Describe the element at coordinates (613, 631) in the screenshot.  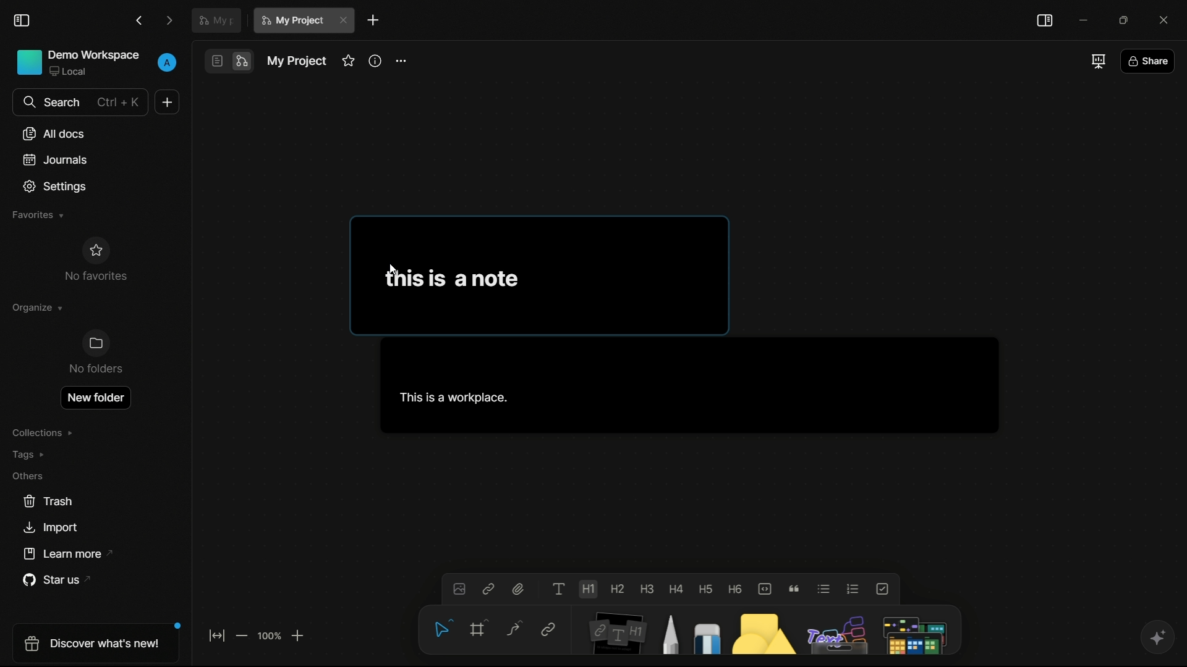
I see `note` at that location.